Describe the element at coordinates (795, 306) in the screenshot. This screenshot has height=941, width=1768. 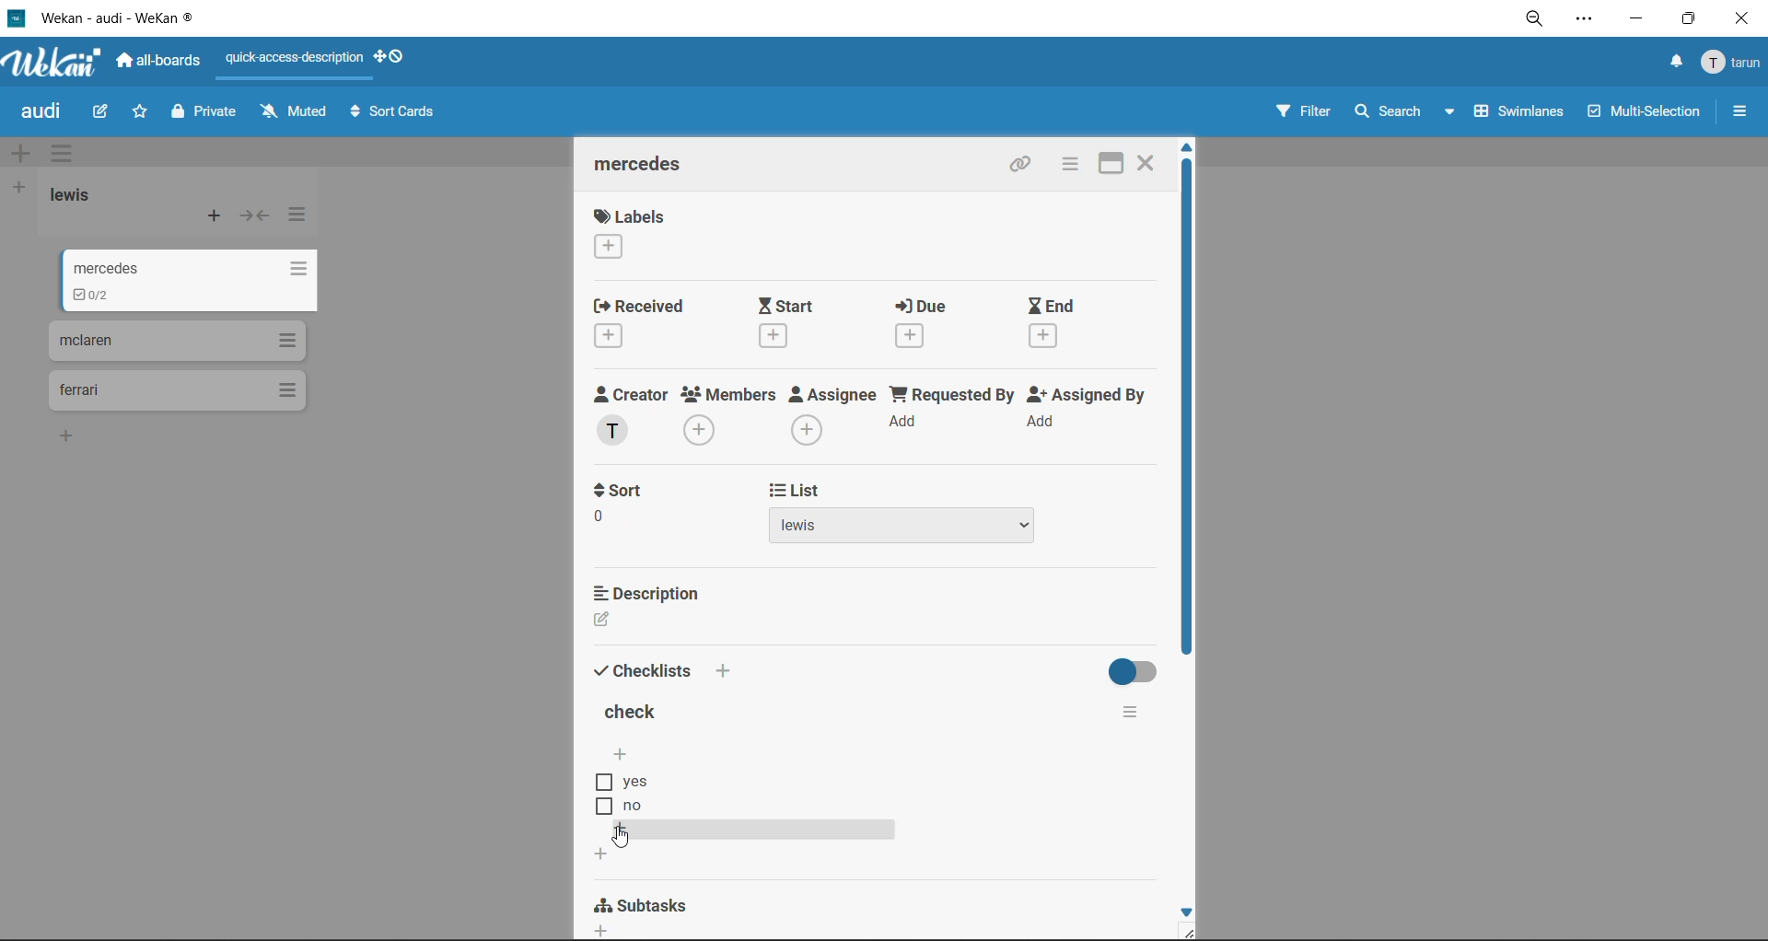
I see `start` at that location.